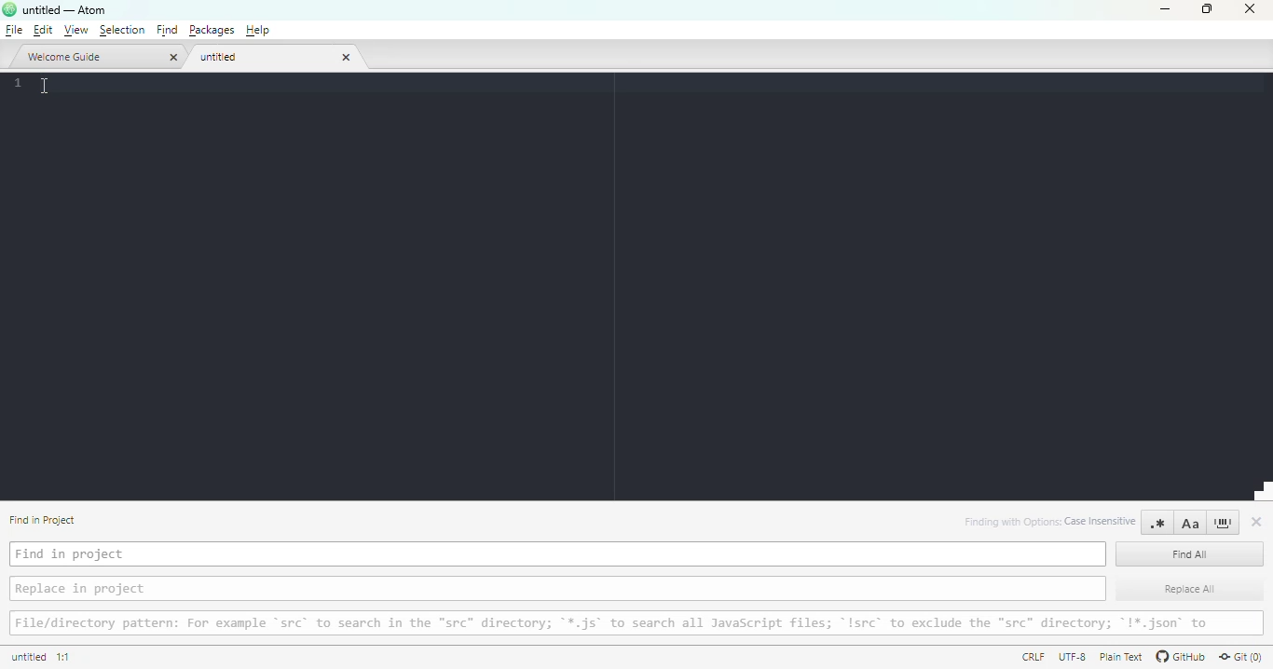  I want to click on find, so click(167, 30).